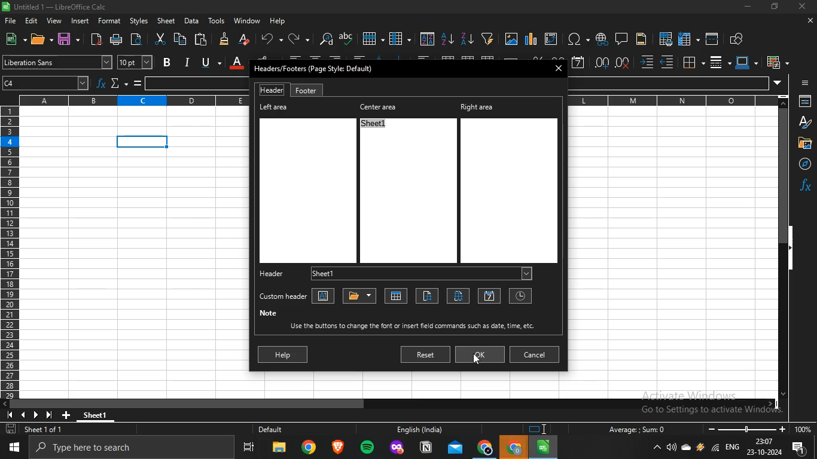 Image resolution: width=817 pixels, height=459 pixels. I want to click on insert hyperlink, so click(601, 39).